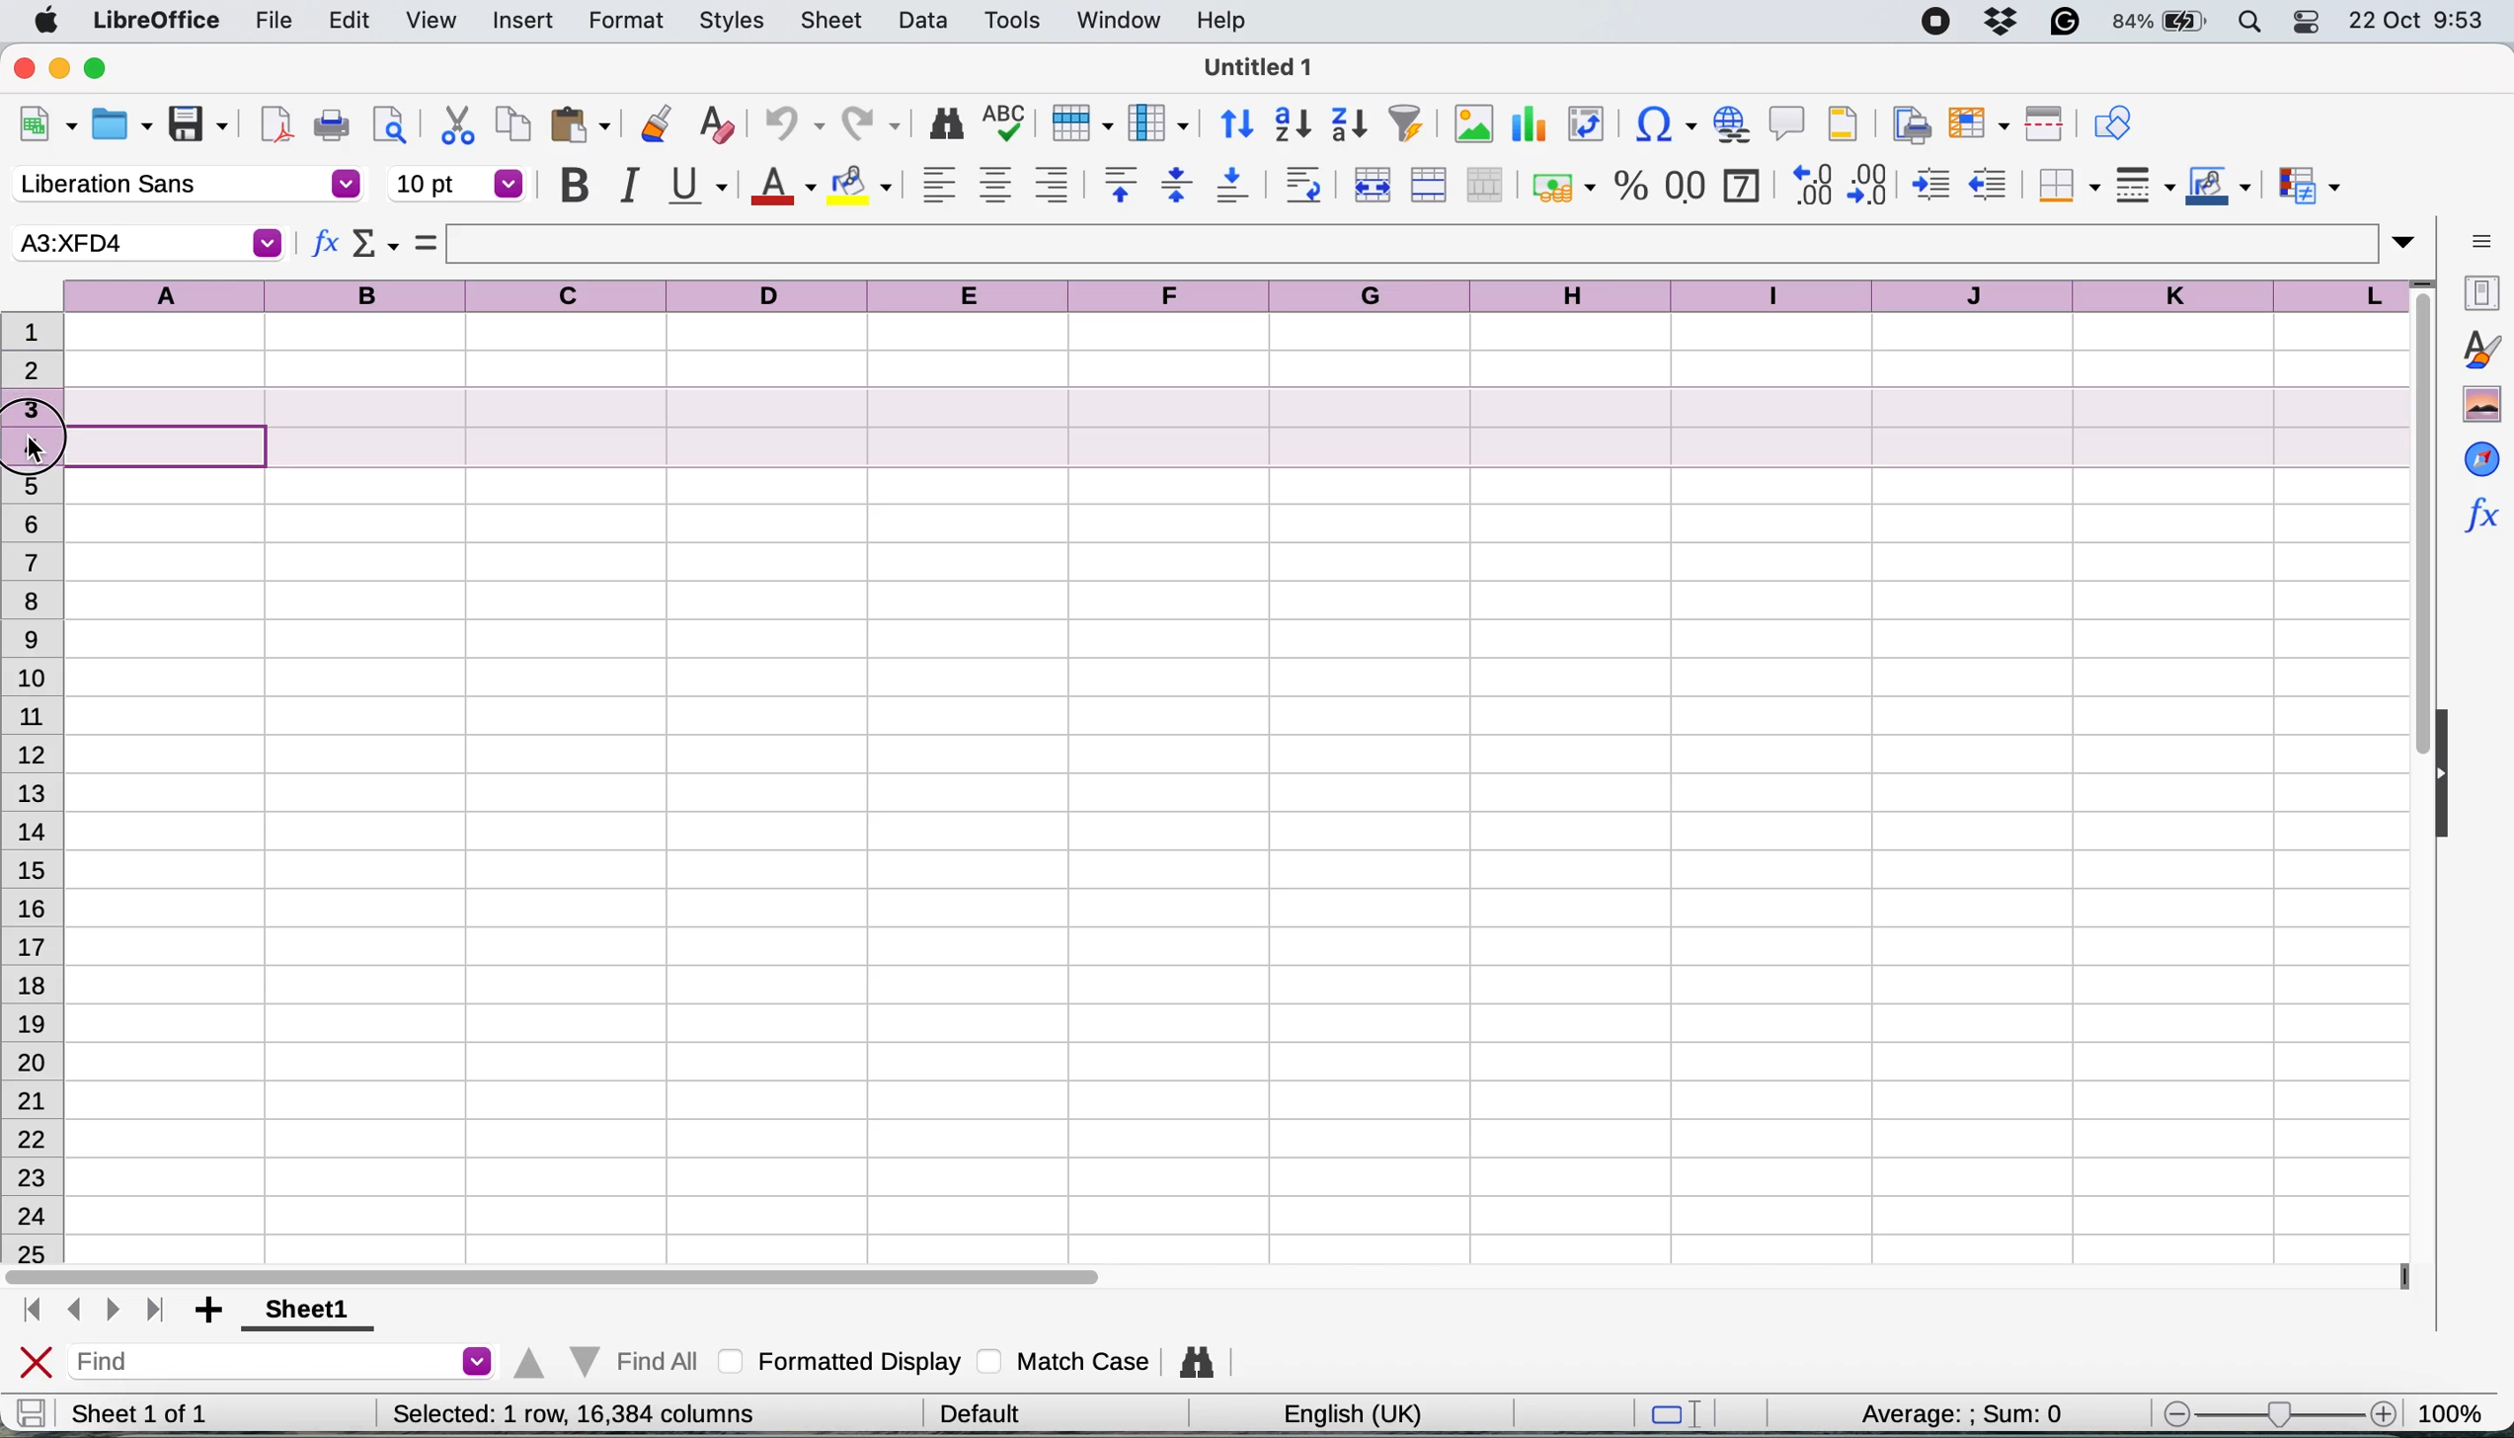 Image resolution: width=2514 pixels, height=1438 pixels. What do you see at coordinates (286, 1364) in the screenshot?
I see `find` at bounding box center [286, 1364].